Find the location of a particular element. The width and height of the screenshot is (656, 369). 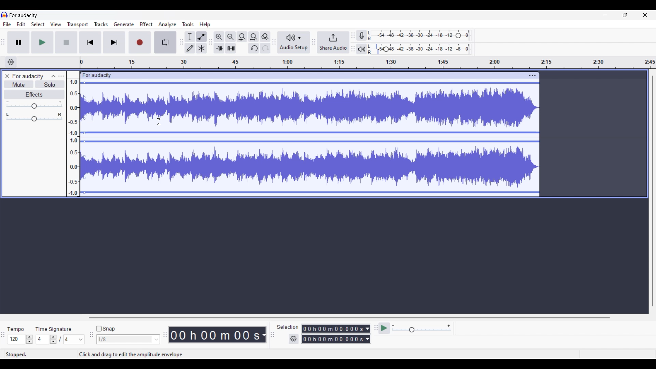

Fit project to width is located at coordinates (254, 37).